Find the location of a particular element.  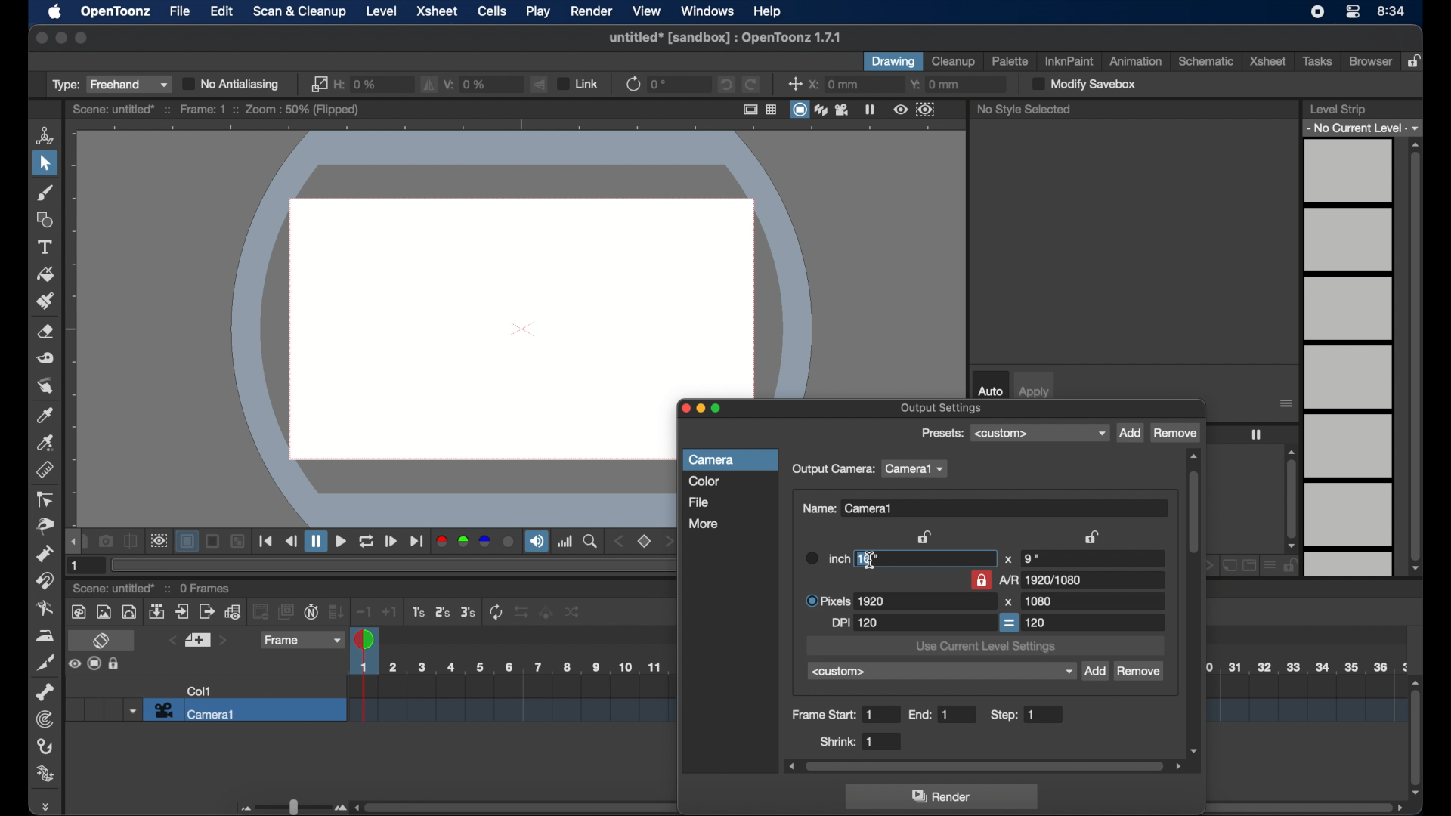

draghandle is located at coordinates (74, 542).